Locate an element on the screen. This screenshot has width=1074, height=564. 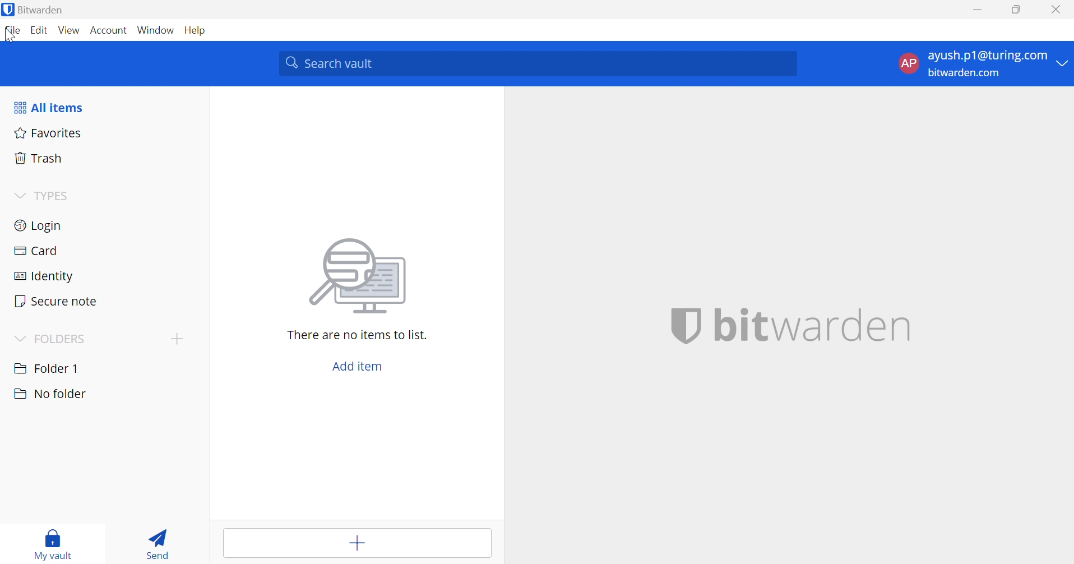
bitwarden logo is located at coordinates (7, 11).